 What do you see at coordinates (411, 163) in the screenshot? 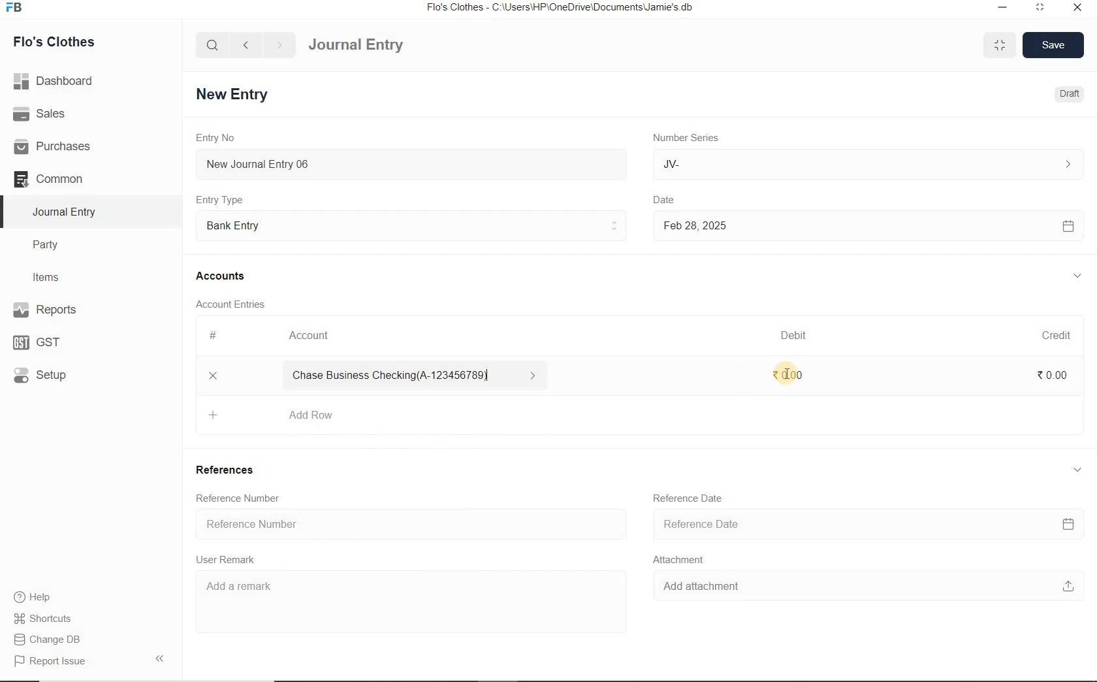
I see `New Journal Entry 06` at bounding box center [411, 163].